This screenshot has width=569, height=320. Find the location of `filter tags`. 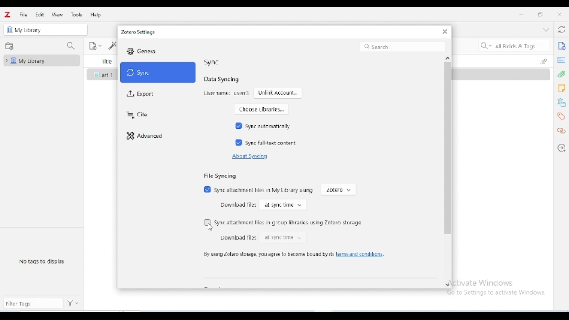

filter tags is located at coordinates (33, 303).